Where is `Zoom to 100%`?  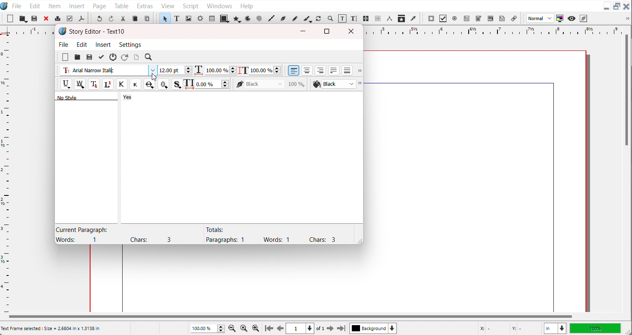 Zoom to 100% is located at coordinates (244, 328).